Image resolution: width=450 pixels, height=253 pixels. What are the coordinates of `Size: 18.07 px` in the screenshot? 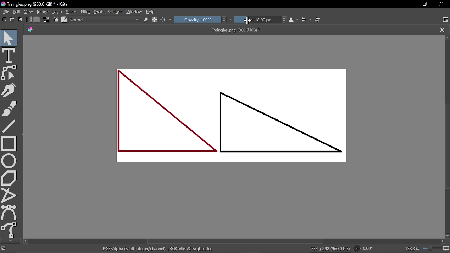 It's located at (258, 19).